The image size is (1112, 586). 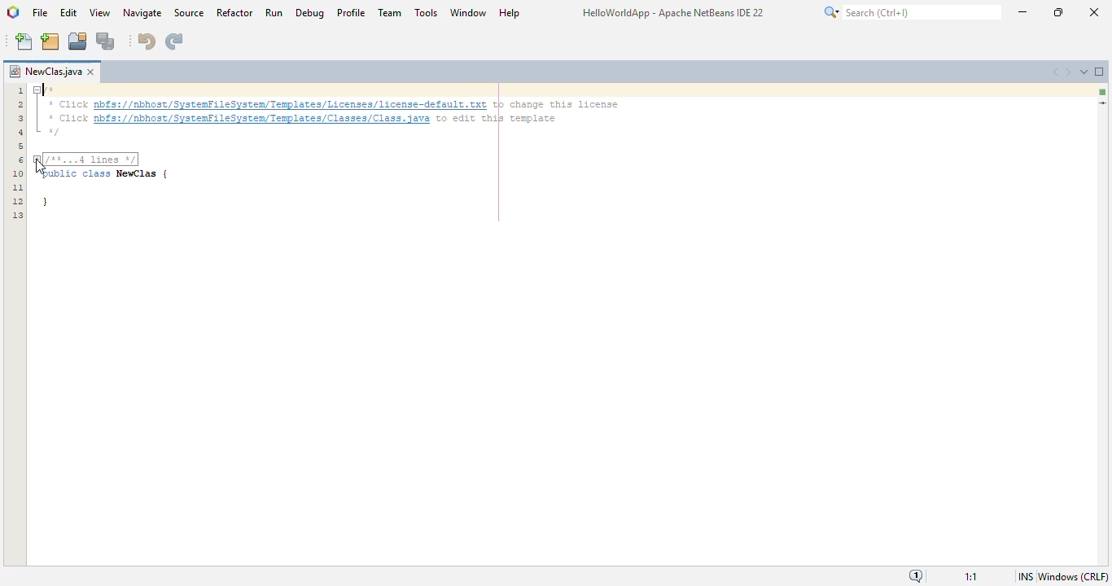 What do you see at coordinates (915, 576) in the screenshot?
I see `notifications` at bounding box center [915, 576].